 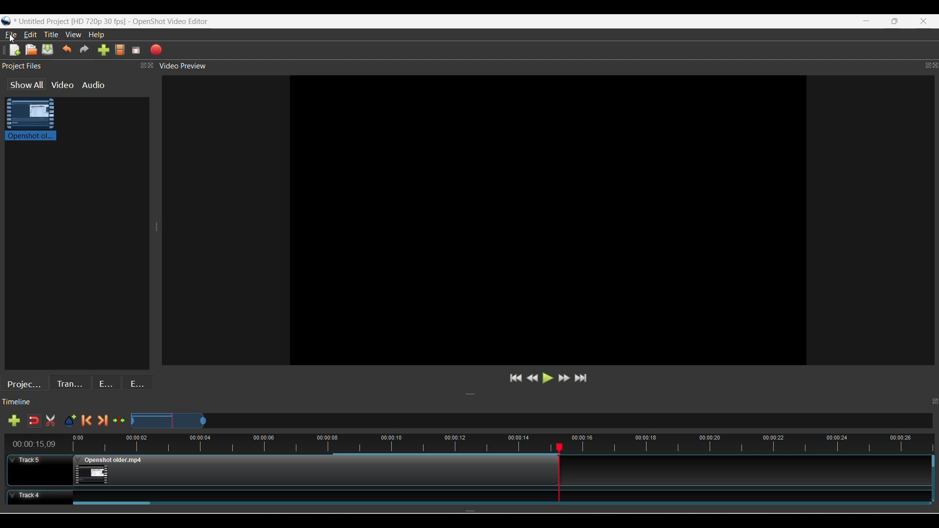 I want to click on Play, so click(x=549, y=378).